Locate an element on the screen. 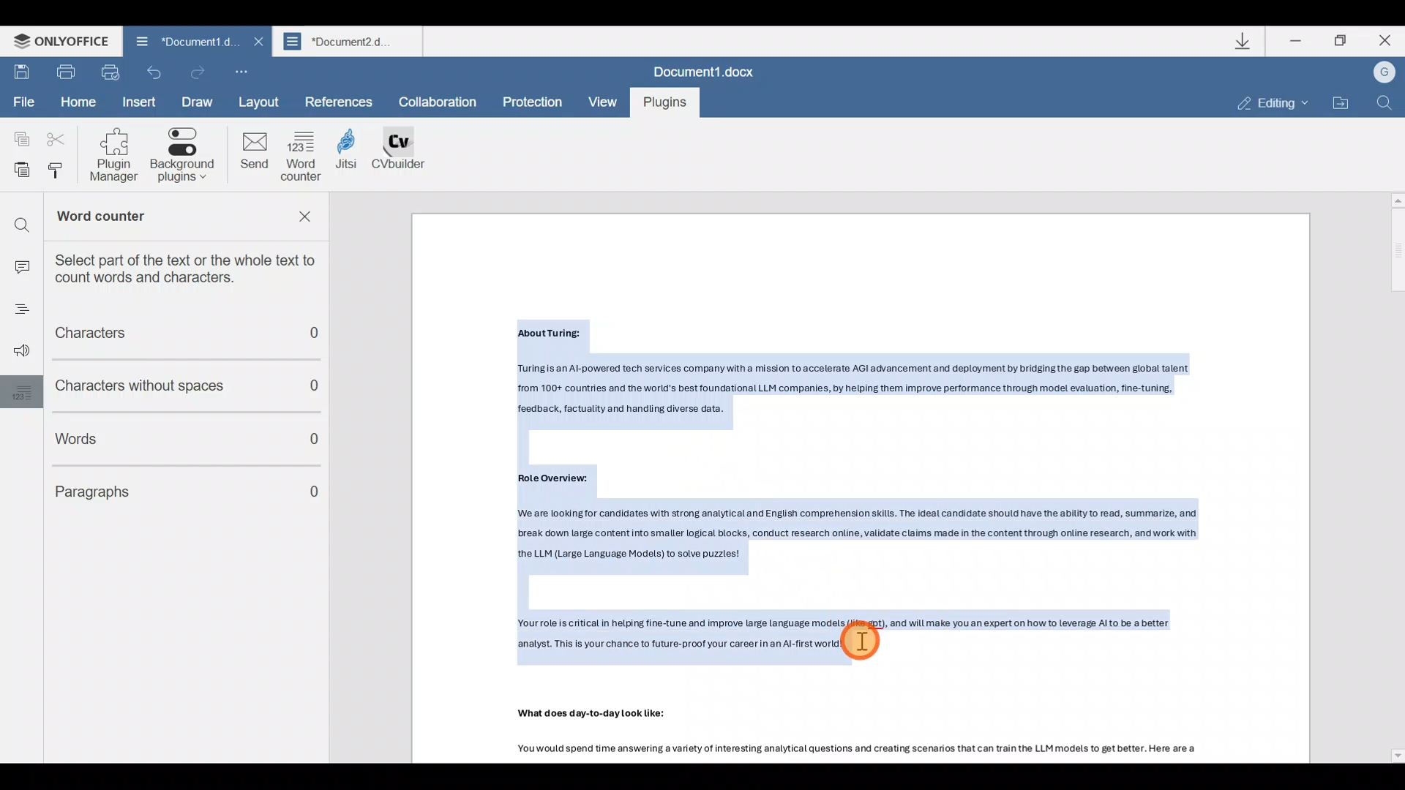 Image resolution: width=1405 pixels, height=790 pixels. Remove is located at coordinates (309, 220).